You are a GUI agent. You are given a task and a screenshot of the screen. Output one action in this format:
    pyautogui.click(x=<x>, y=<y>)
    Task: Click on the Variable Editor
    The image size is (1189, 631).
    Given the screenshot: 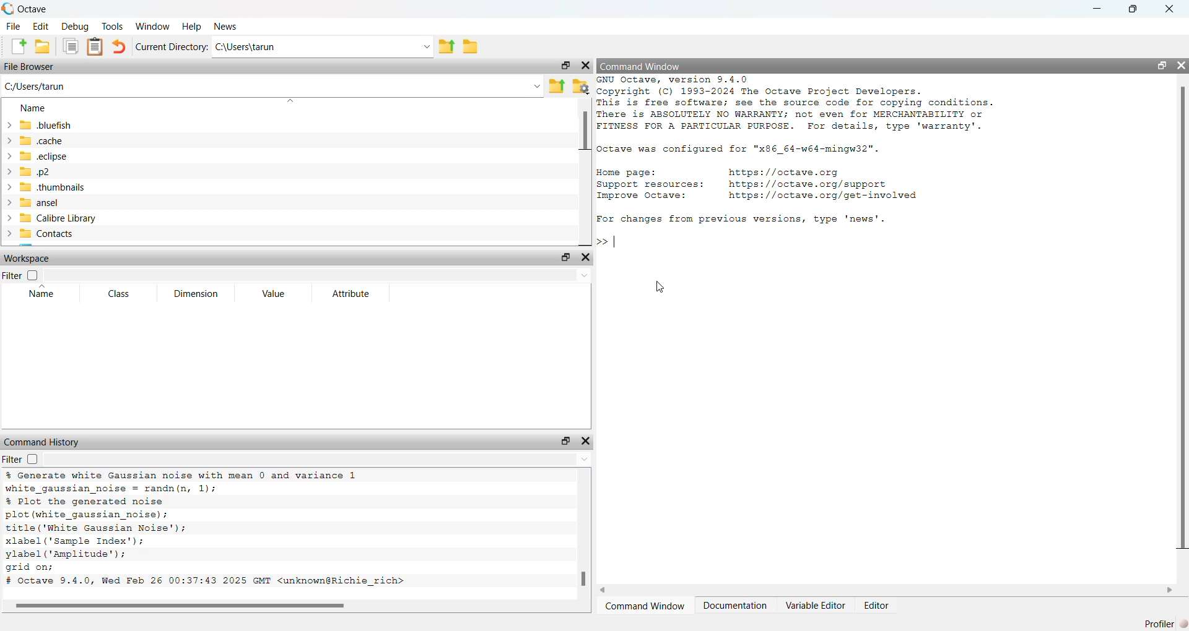 What is the action you would take?
    pyautogui.click(x=816, y=609)
    